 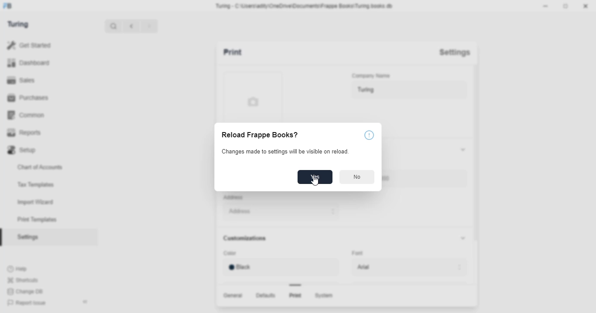 What do you see at coordinates (325, 296) in the screenshot?
I see `System` at bounding box center [325, 296].